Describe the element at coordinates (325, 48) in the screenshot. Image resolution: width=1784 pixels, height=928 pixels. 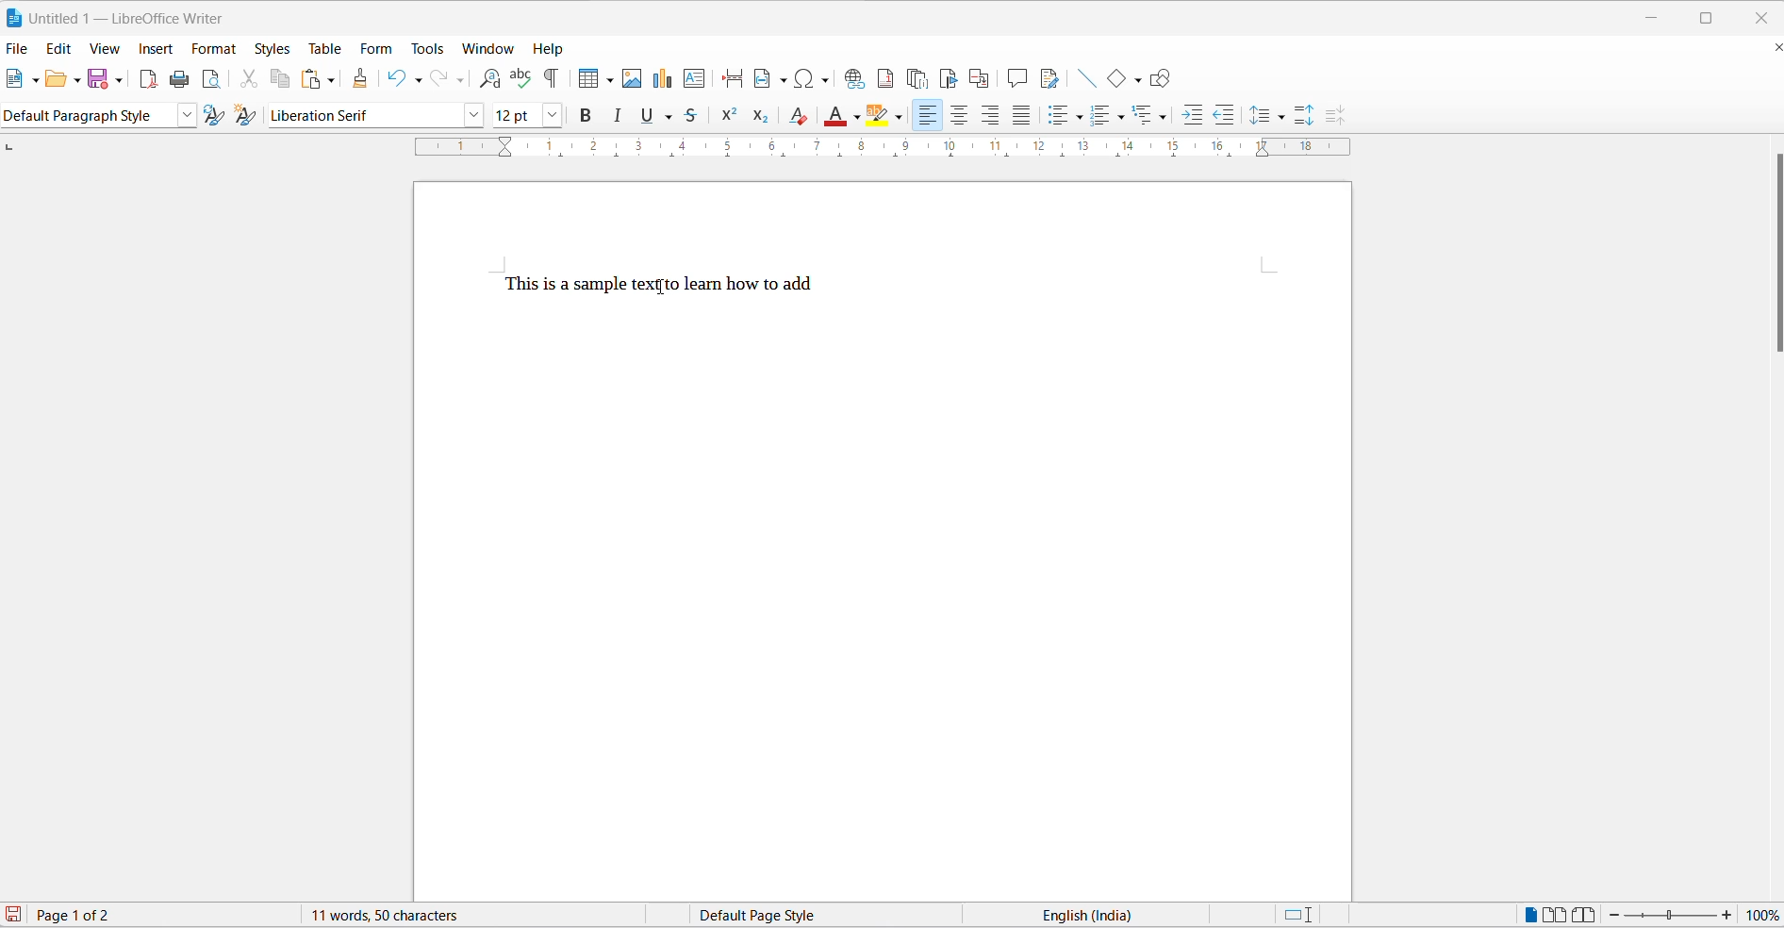
I see `table` at that location.